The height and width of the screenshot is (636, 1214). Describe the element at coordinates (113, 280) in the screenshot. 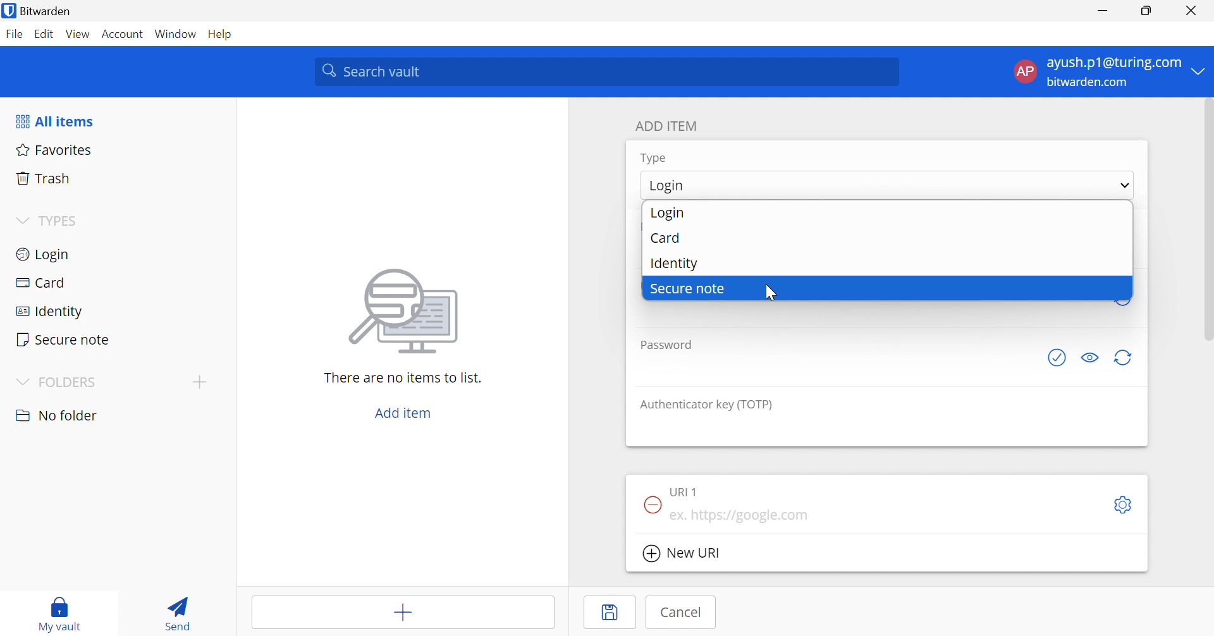

I see `Card` at that location.